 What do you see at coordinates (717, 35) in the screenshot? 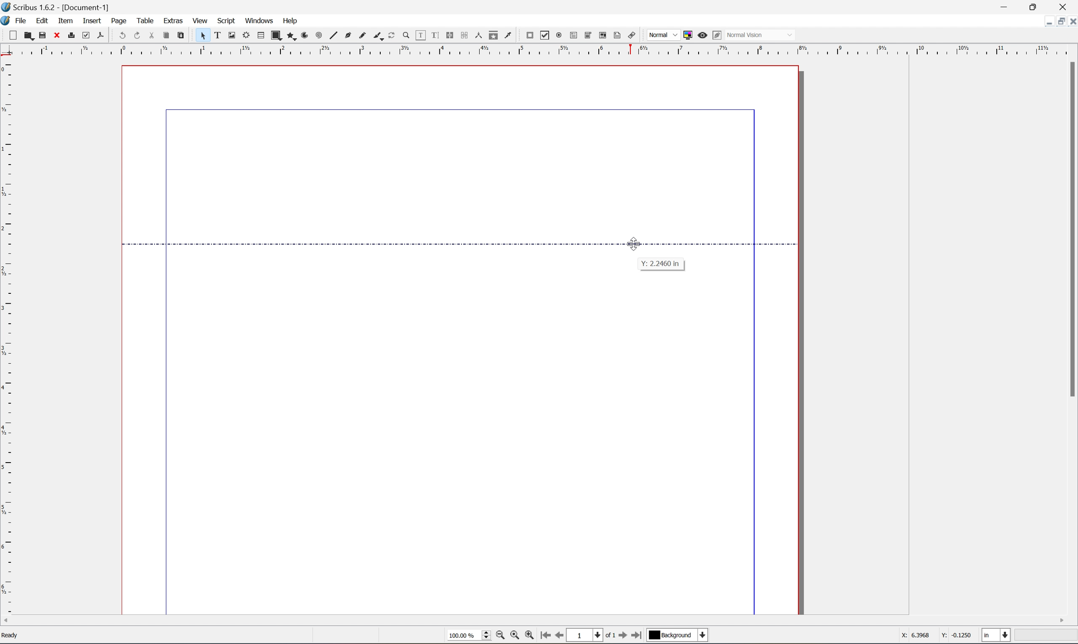
I see `edit in preview mode` at bounding box center [717, 35].